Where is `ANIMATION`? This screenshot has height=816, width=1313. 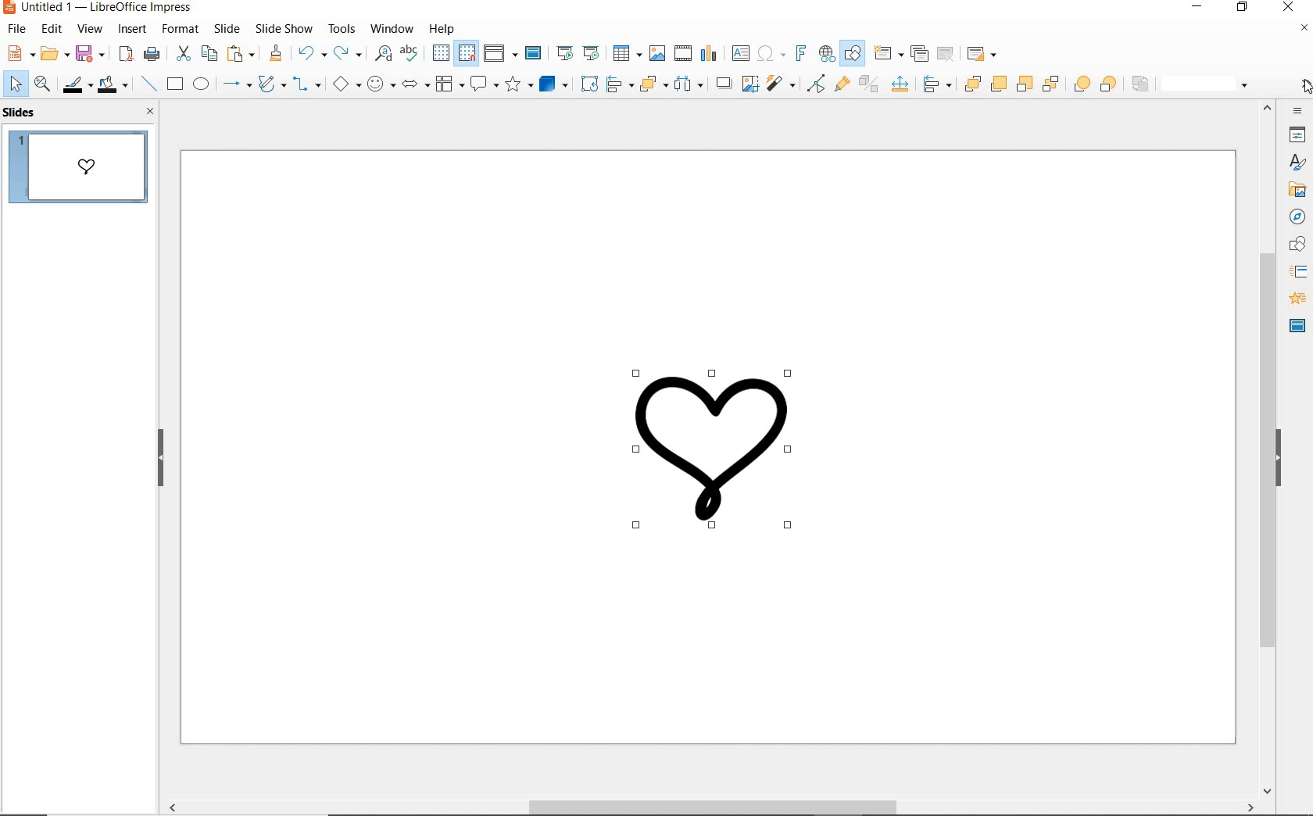
ANIMATION is located at coordinates (1297, 299).